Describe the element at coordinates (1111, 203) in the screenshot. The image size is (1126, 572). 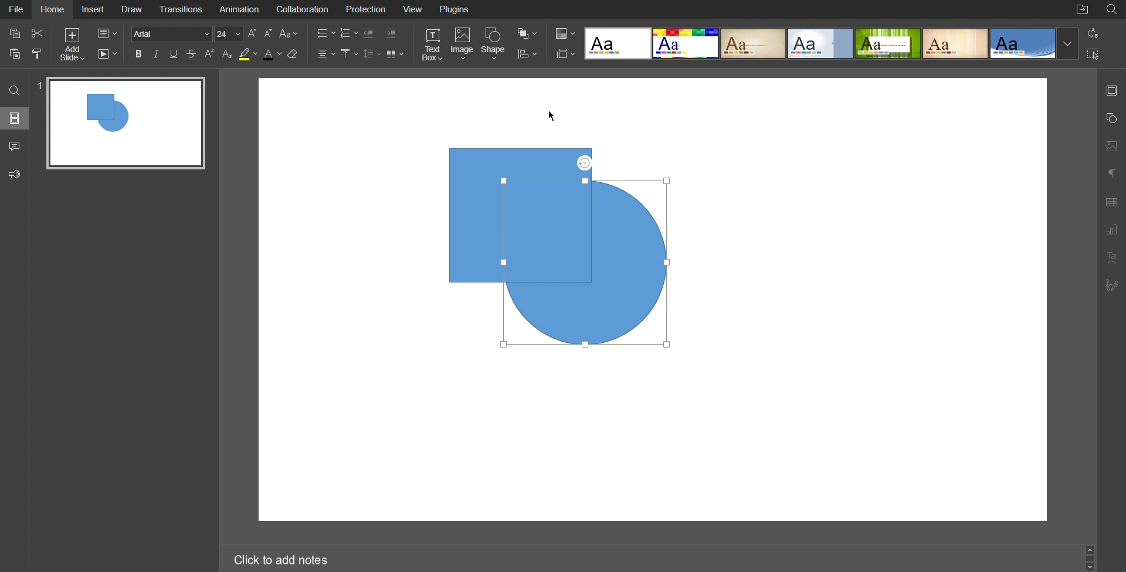
I see `Table Settings` at that location.